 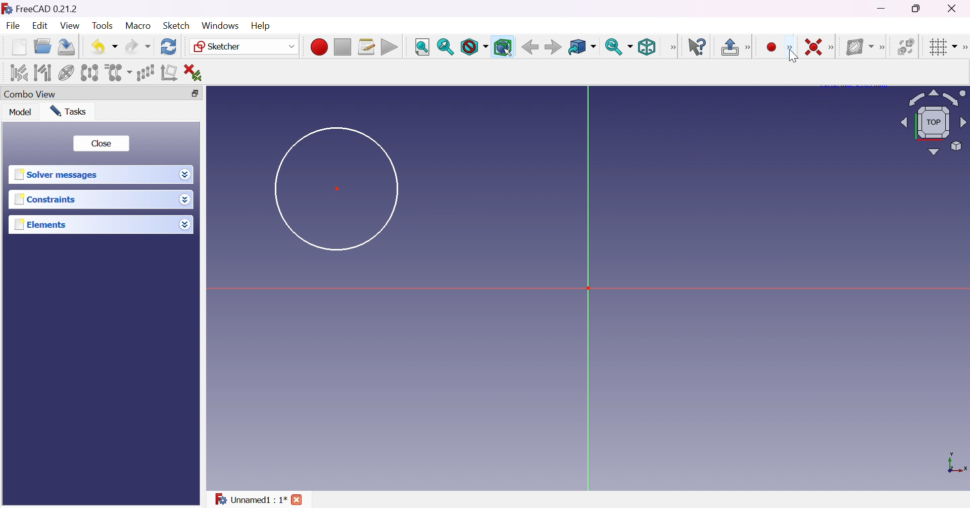 What do you see at coordinates (504, 47) in the screenshot?
I see `Bounding box` at bounding box center [504, 47].